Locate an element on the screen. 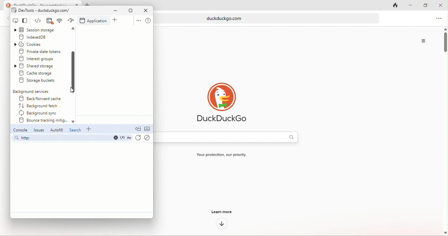 The image size is (448, 236). shared storage is located at coordinates (41, 65).